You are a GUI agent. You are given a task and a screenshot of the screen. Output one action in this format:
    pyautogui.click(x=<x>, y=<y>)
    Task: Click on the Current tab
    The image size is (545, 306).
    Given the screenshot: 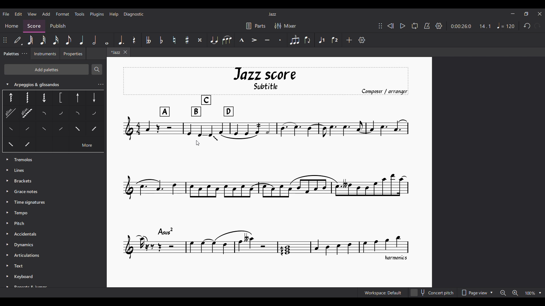 What is the action you would take?
    pyautogui.click(x=114, y=52)
    